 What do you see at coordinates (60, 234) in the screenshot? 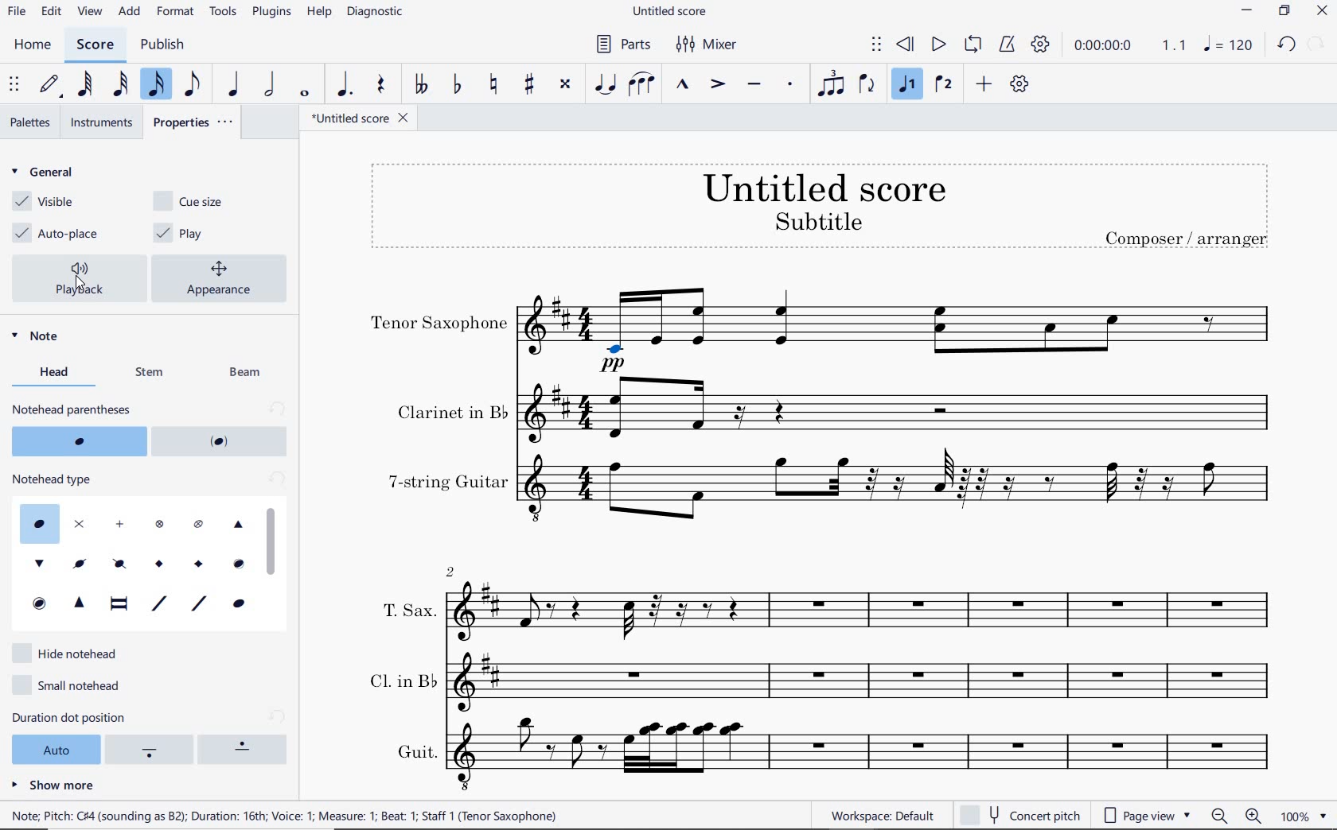
I see `auto-place` at bounding box center [60, 234].